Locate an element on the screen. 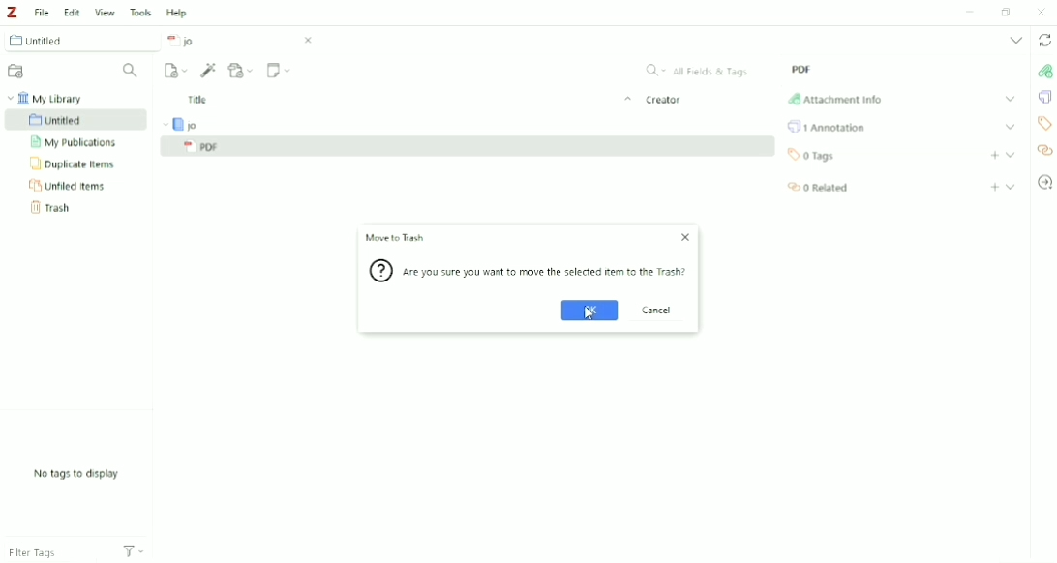  Related is located at coordinates (1043, 152).